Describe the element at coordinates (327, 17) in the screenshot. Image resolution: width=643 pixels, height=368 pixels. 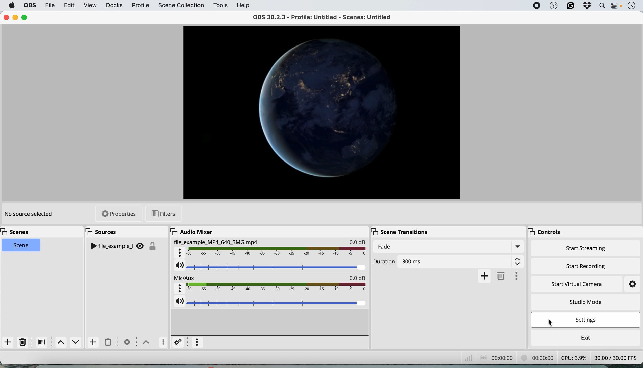
I see `project name` at that location.